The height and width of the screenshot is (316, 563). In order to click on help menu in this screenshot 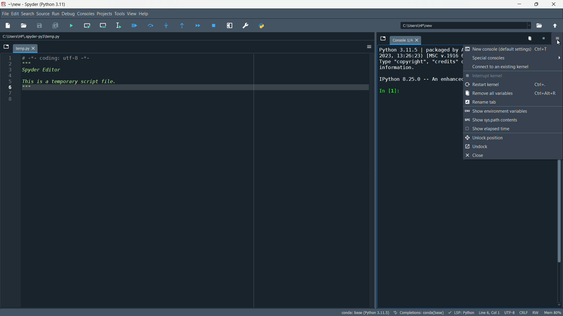, I will do `click(144, 13)`.